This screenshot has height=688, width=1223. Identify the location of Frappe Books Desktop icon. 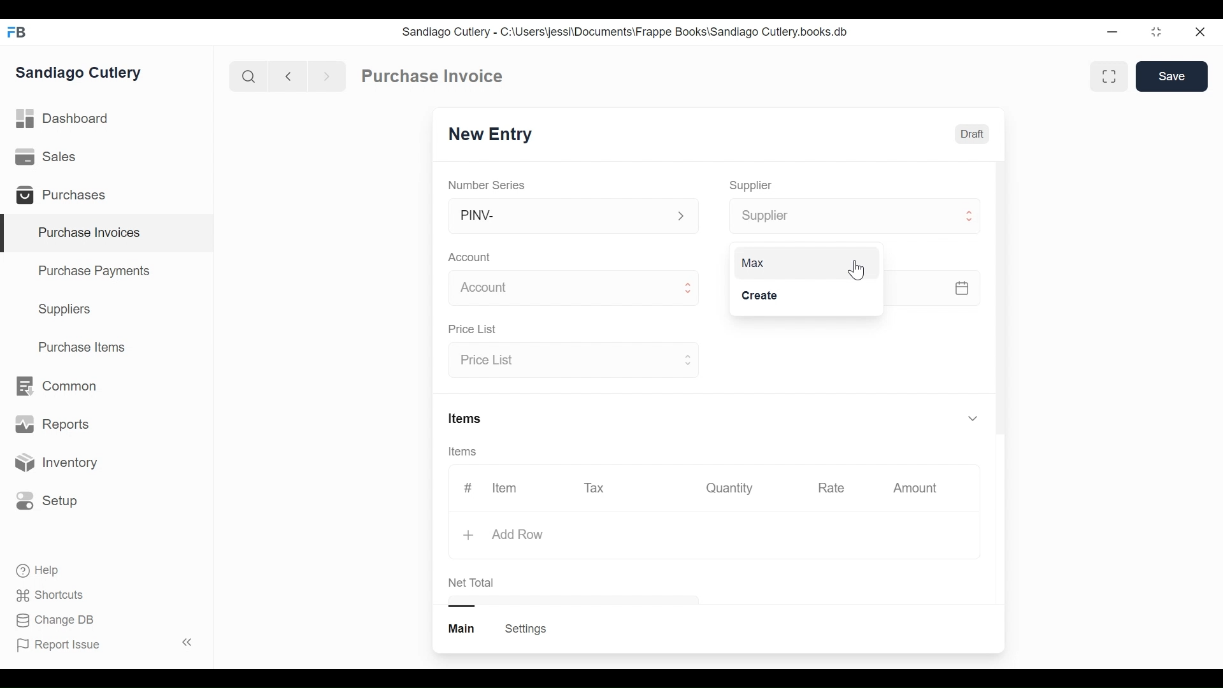
(21, 33).